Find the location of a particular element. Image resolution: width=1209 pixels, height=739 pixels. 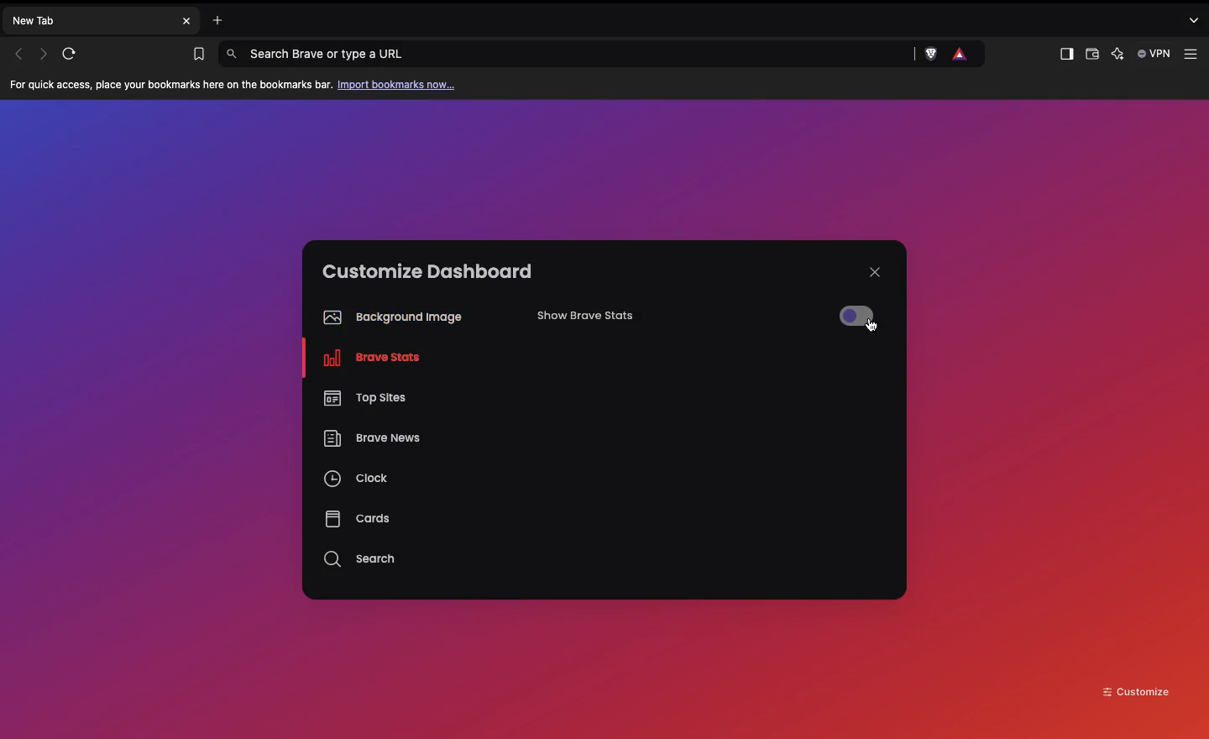

Customize dashboard is located at coordinates (427, 271).